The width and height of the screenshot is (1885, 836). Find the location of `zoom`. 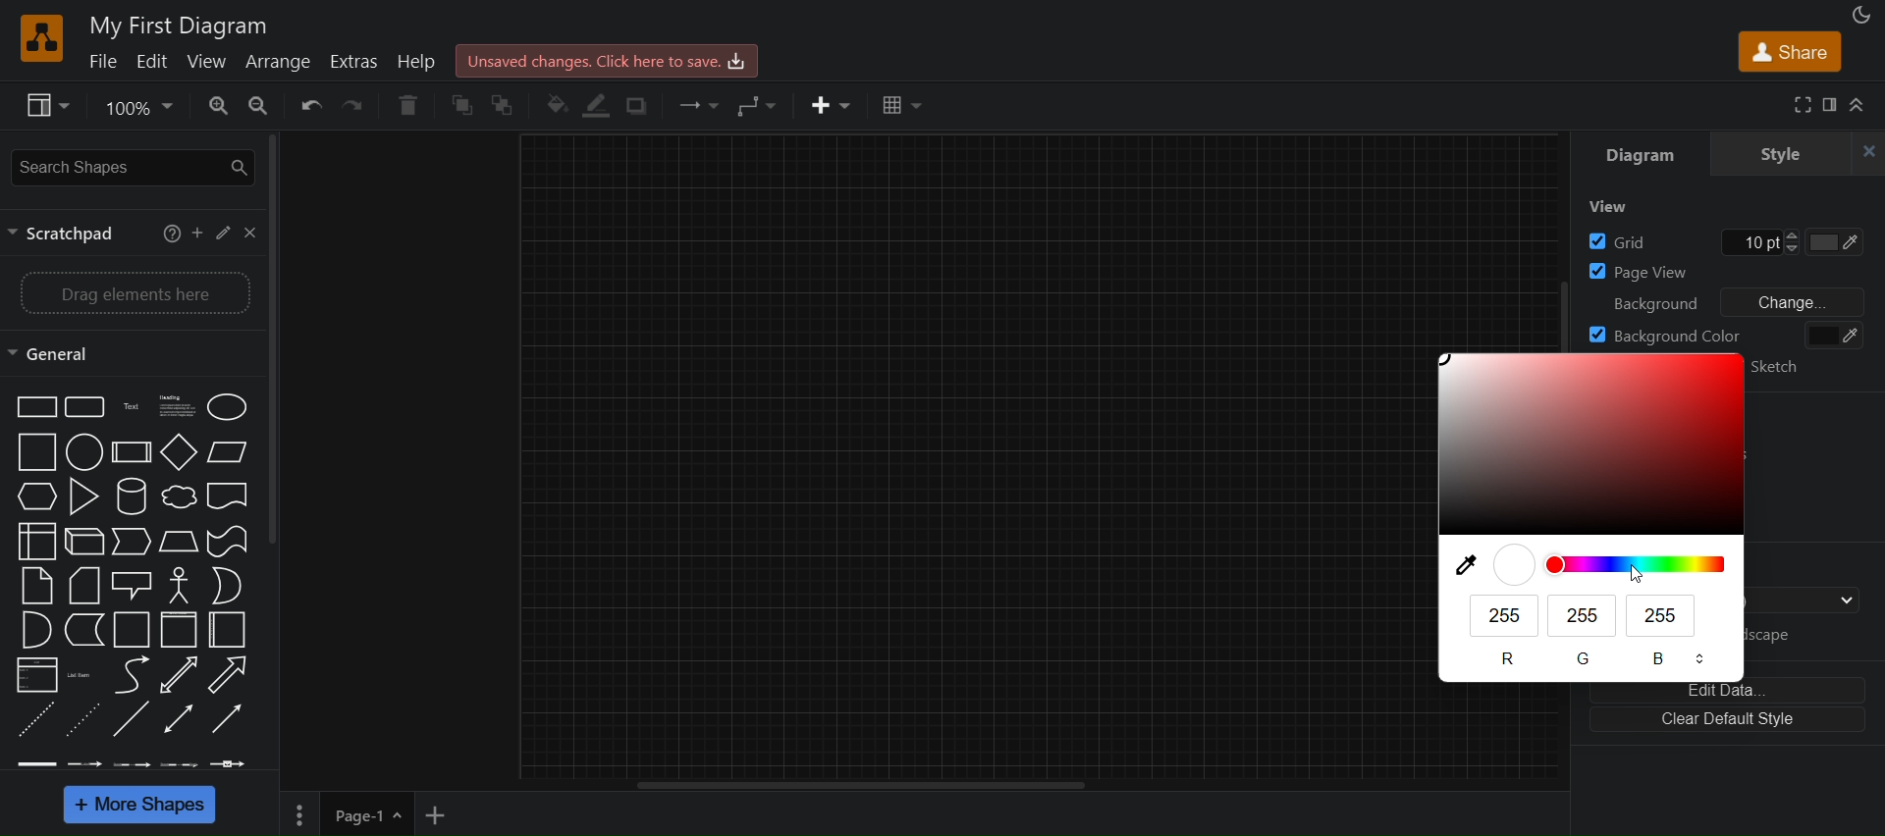

zoom is located at coordinates (136, 105).